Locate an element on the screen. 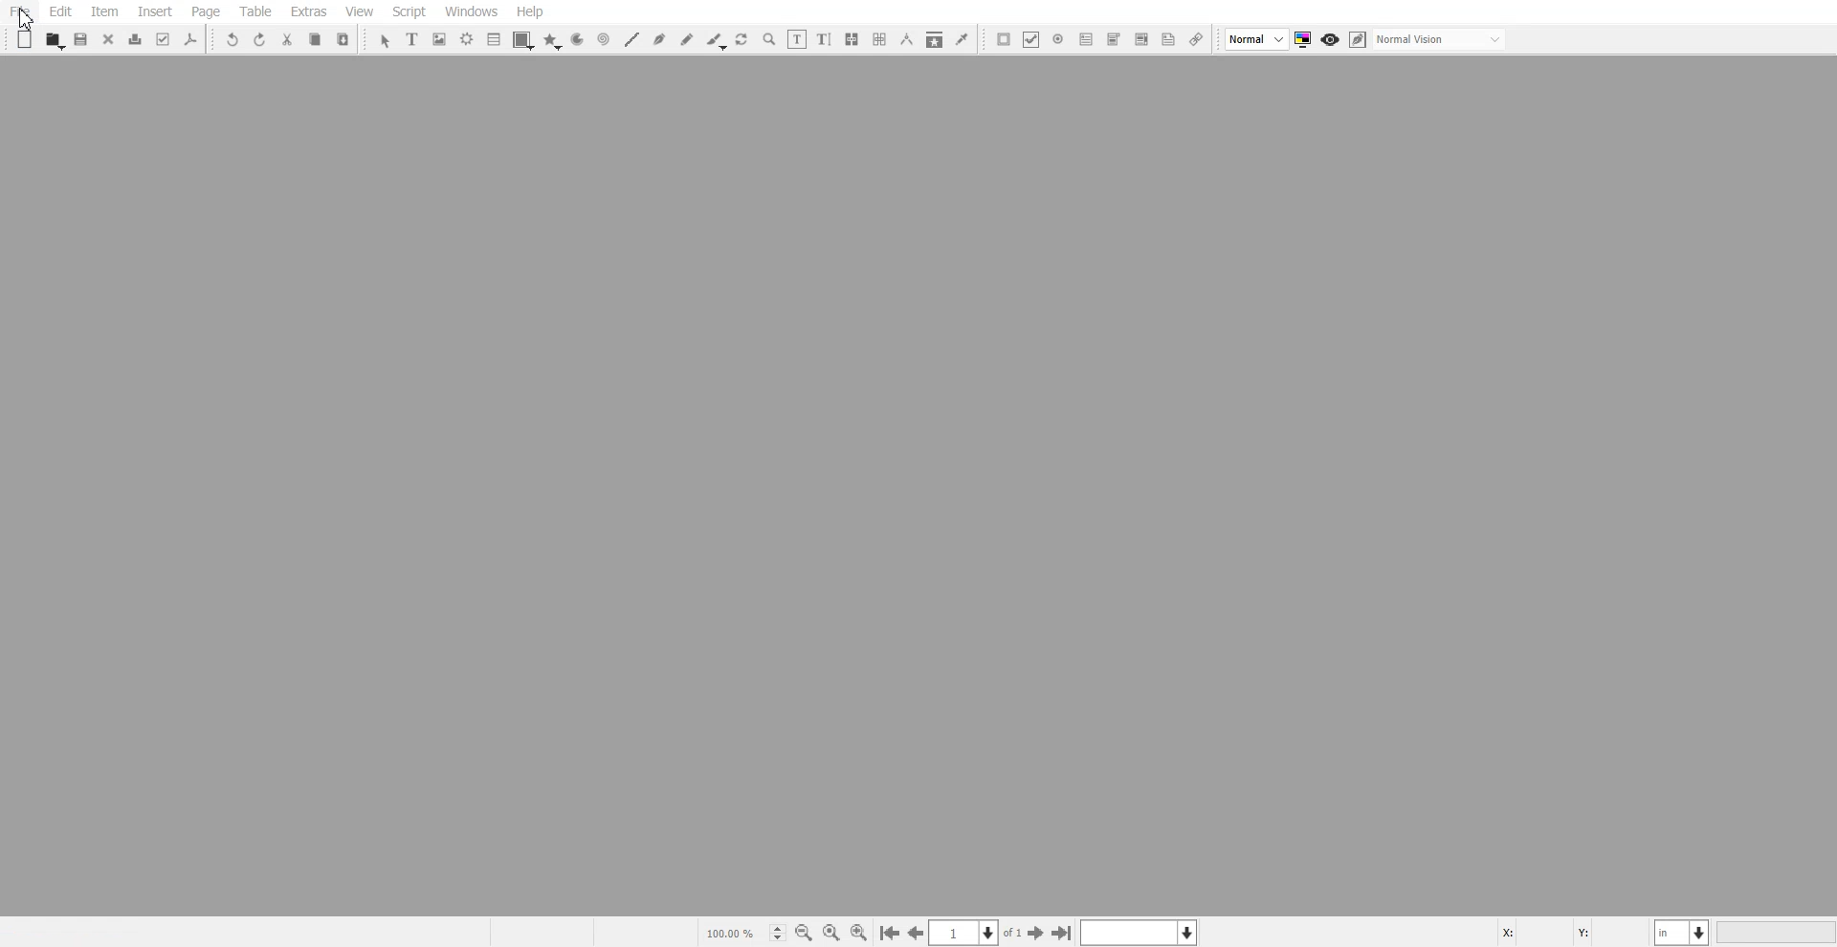 This screenshot has width=1837, height=947. Zoom In is located at coordinates (859, 932).